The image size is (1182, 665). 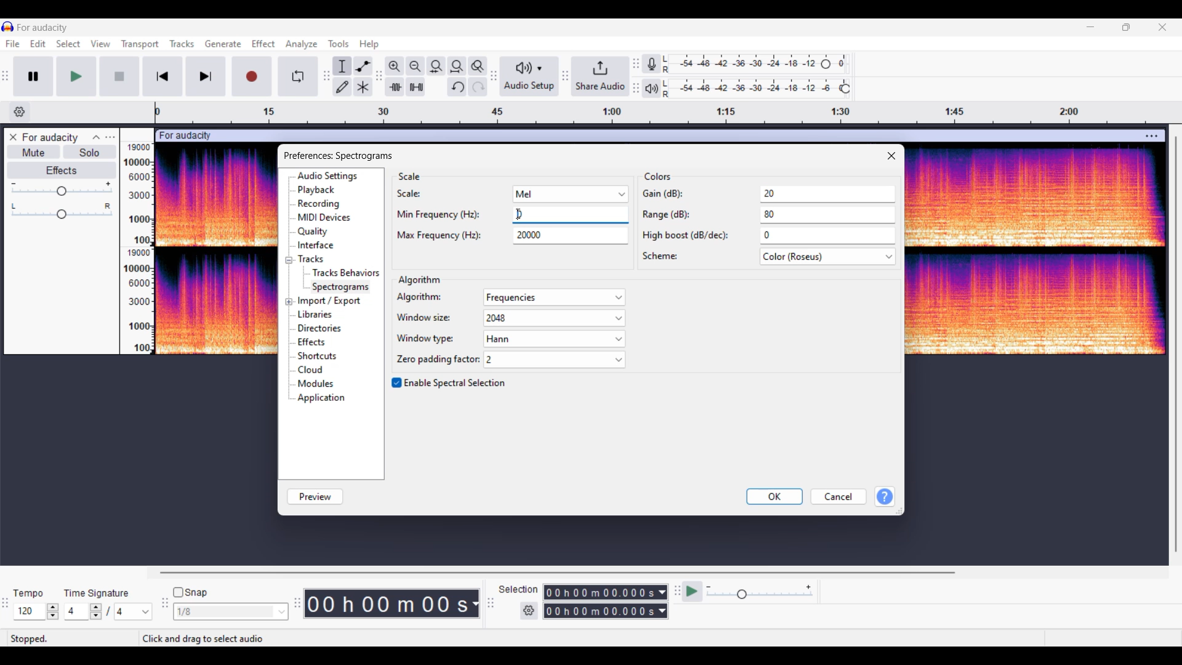 What do you see at coordinates (324, 357) in the screenshot?
I see `shortcuts` at bounding box center [324, 357].